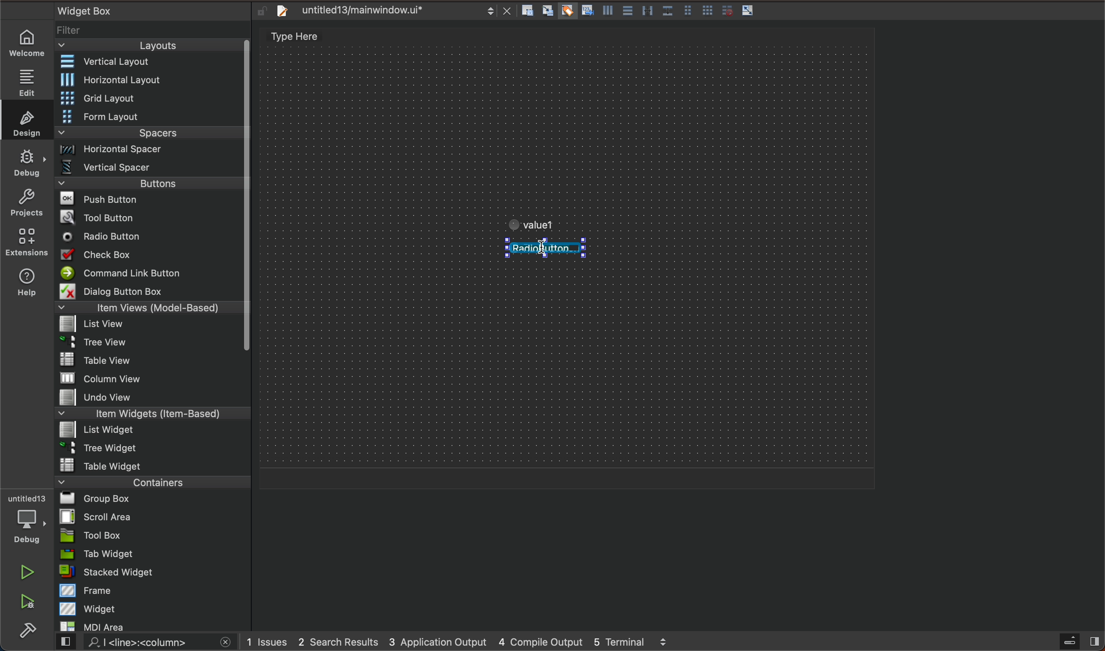  I want to click on start typing, so click(545, 218).